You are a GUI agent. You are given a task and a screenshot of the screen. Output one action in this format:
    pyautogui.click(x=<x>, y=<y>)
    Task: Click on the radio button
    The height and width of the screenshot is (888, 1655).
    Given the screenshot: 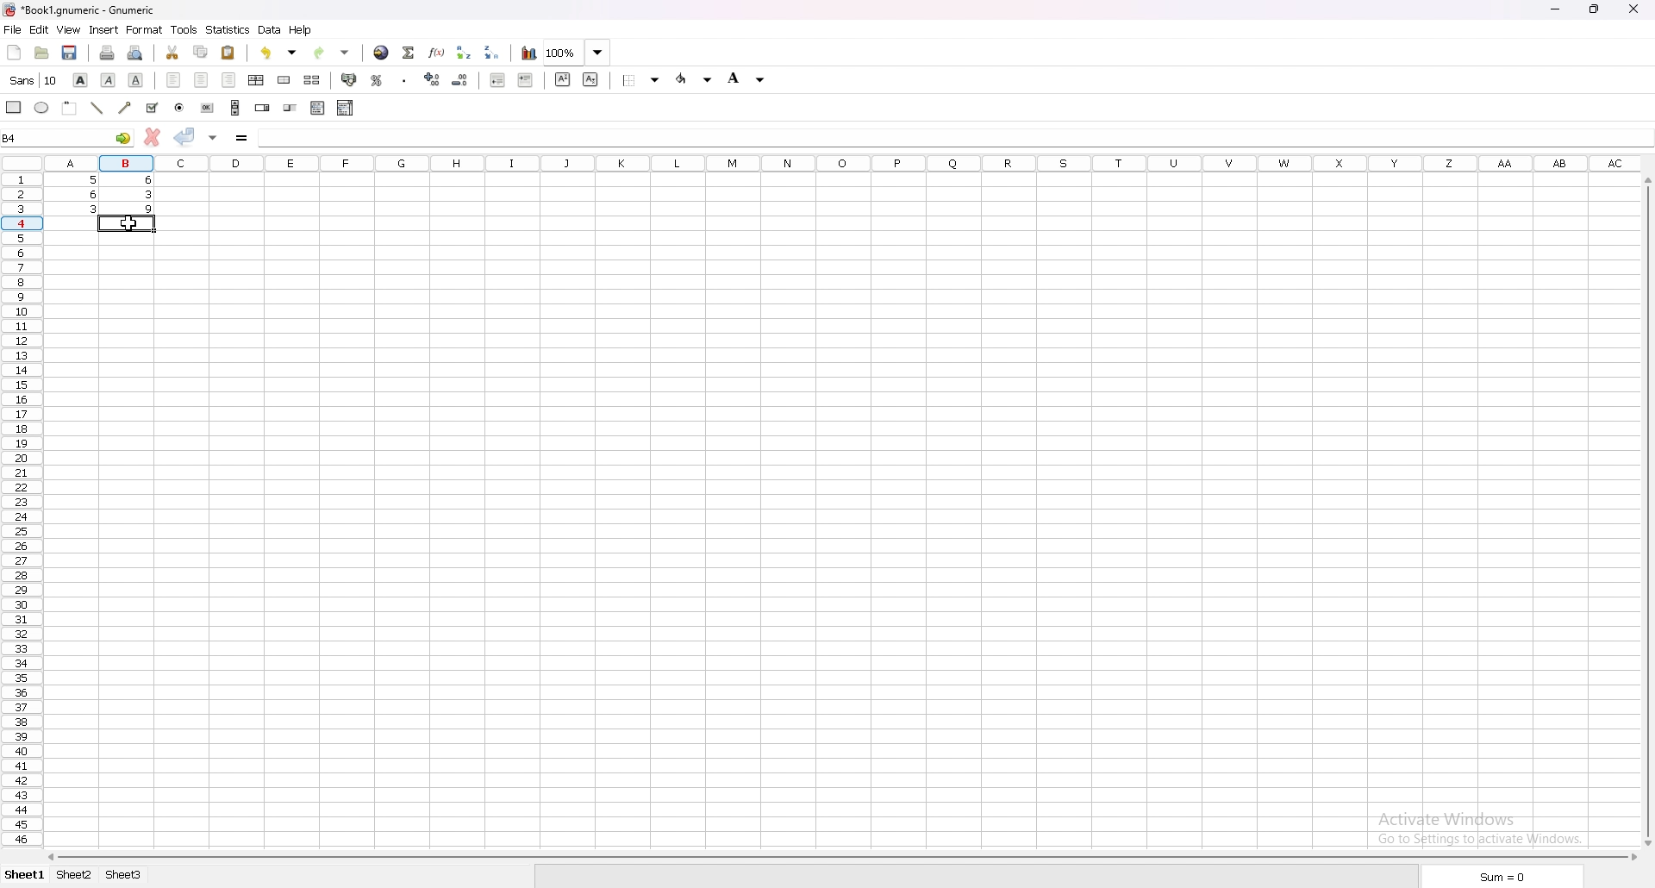 What is the action you would take?
    pyautogui.click(x=180, y=108)
    